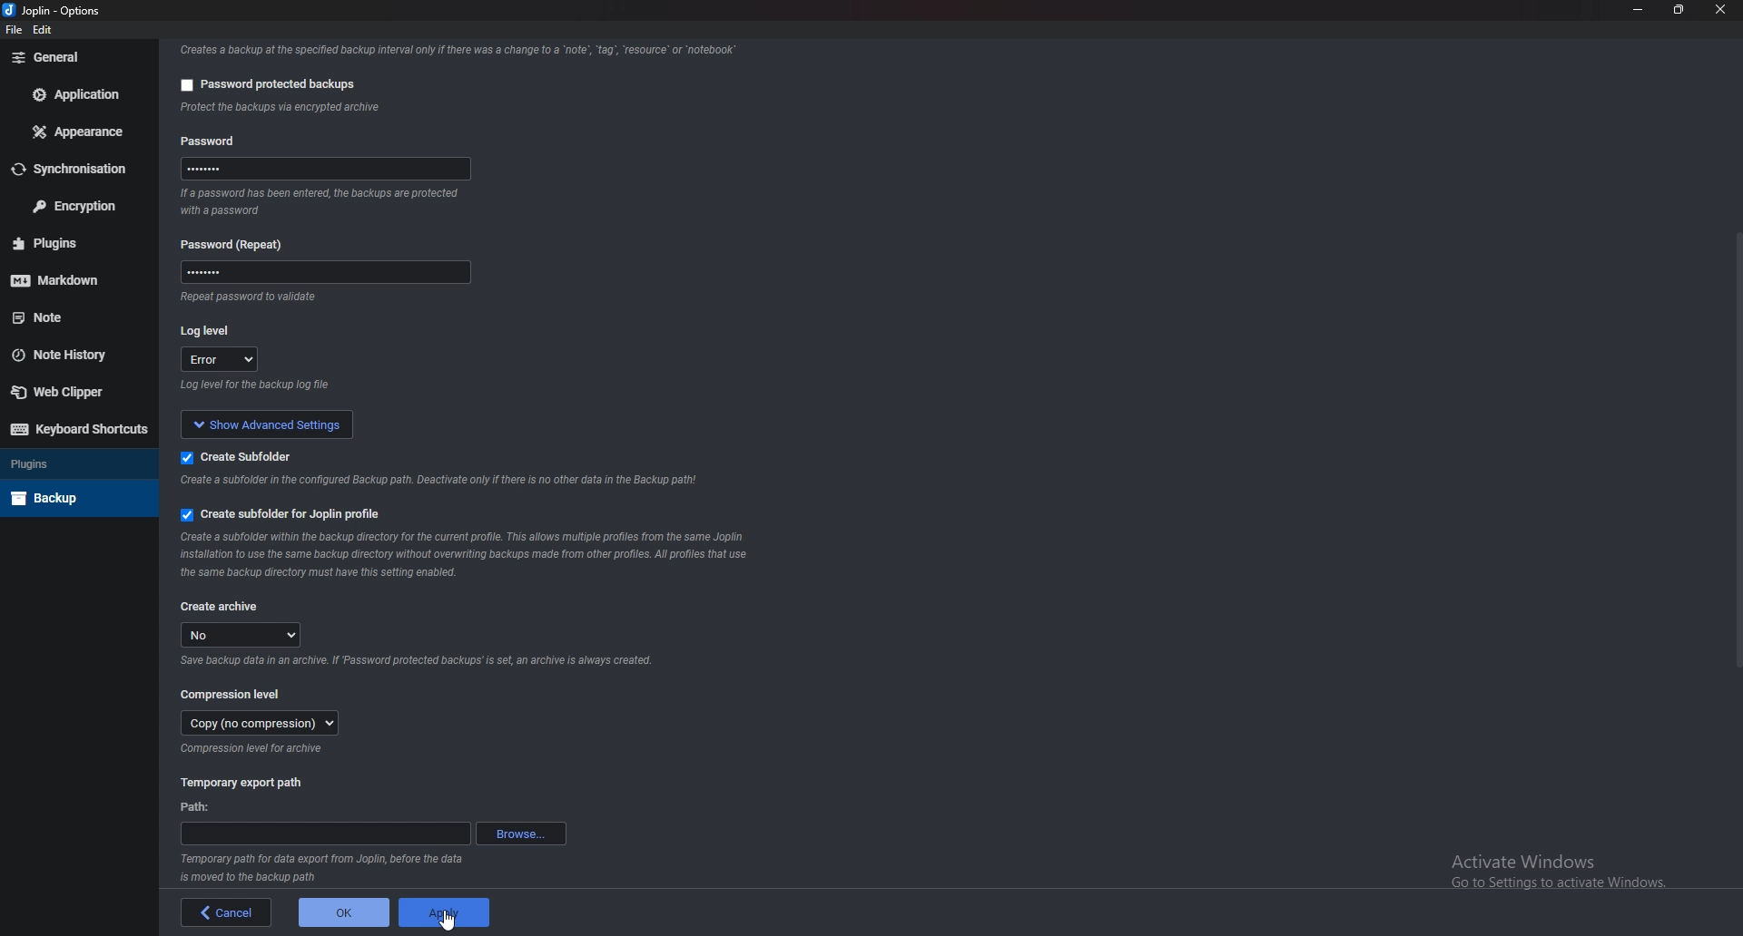  Describe the element at coordinates (240, 456) in the screenshot. I see `create subfolder` at that location.